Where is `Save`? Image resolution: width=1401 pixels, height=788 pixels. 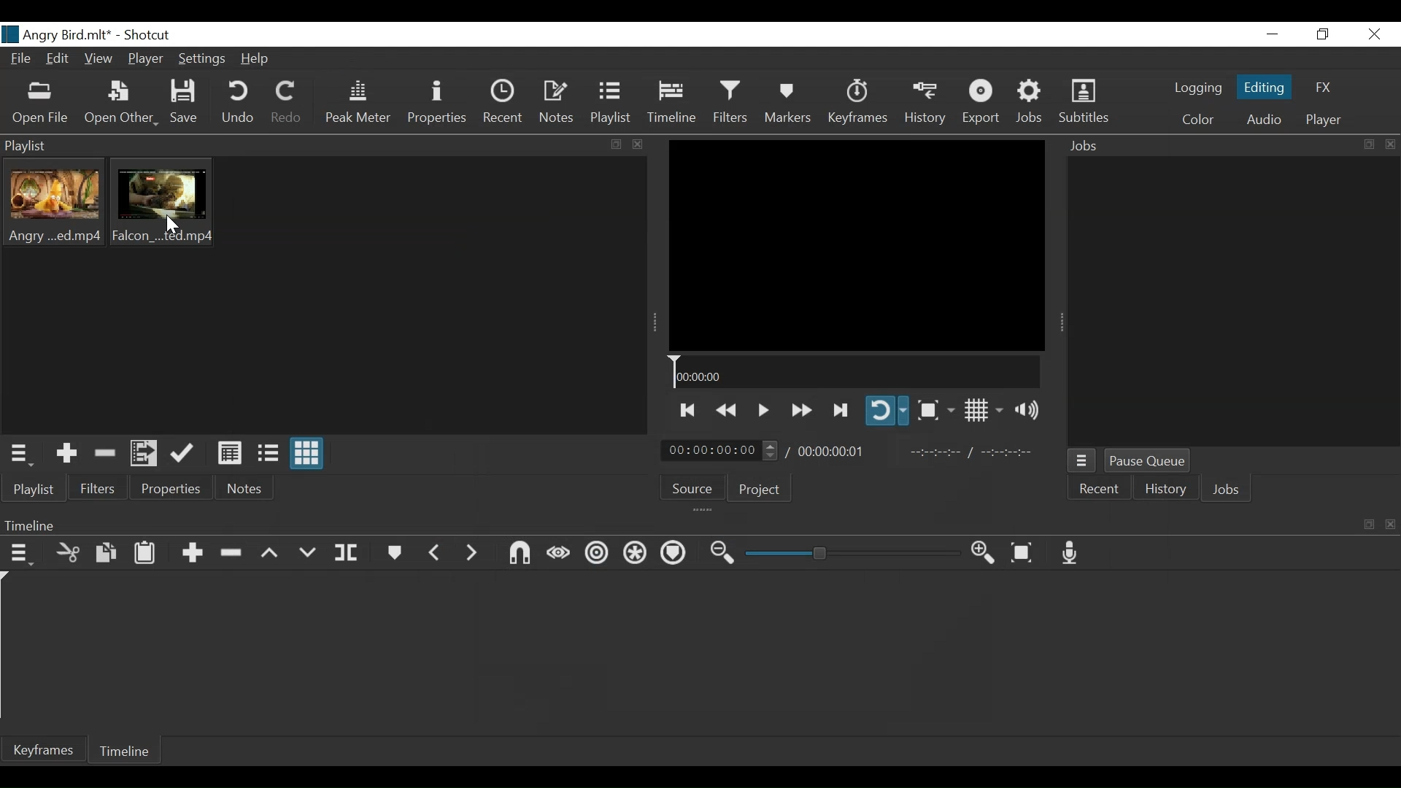
Save is located at coordinates (189, 102).